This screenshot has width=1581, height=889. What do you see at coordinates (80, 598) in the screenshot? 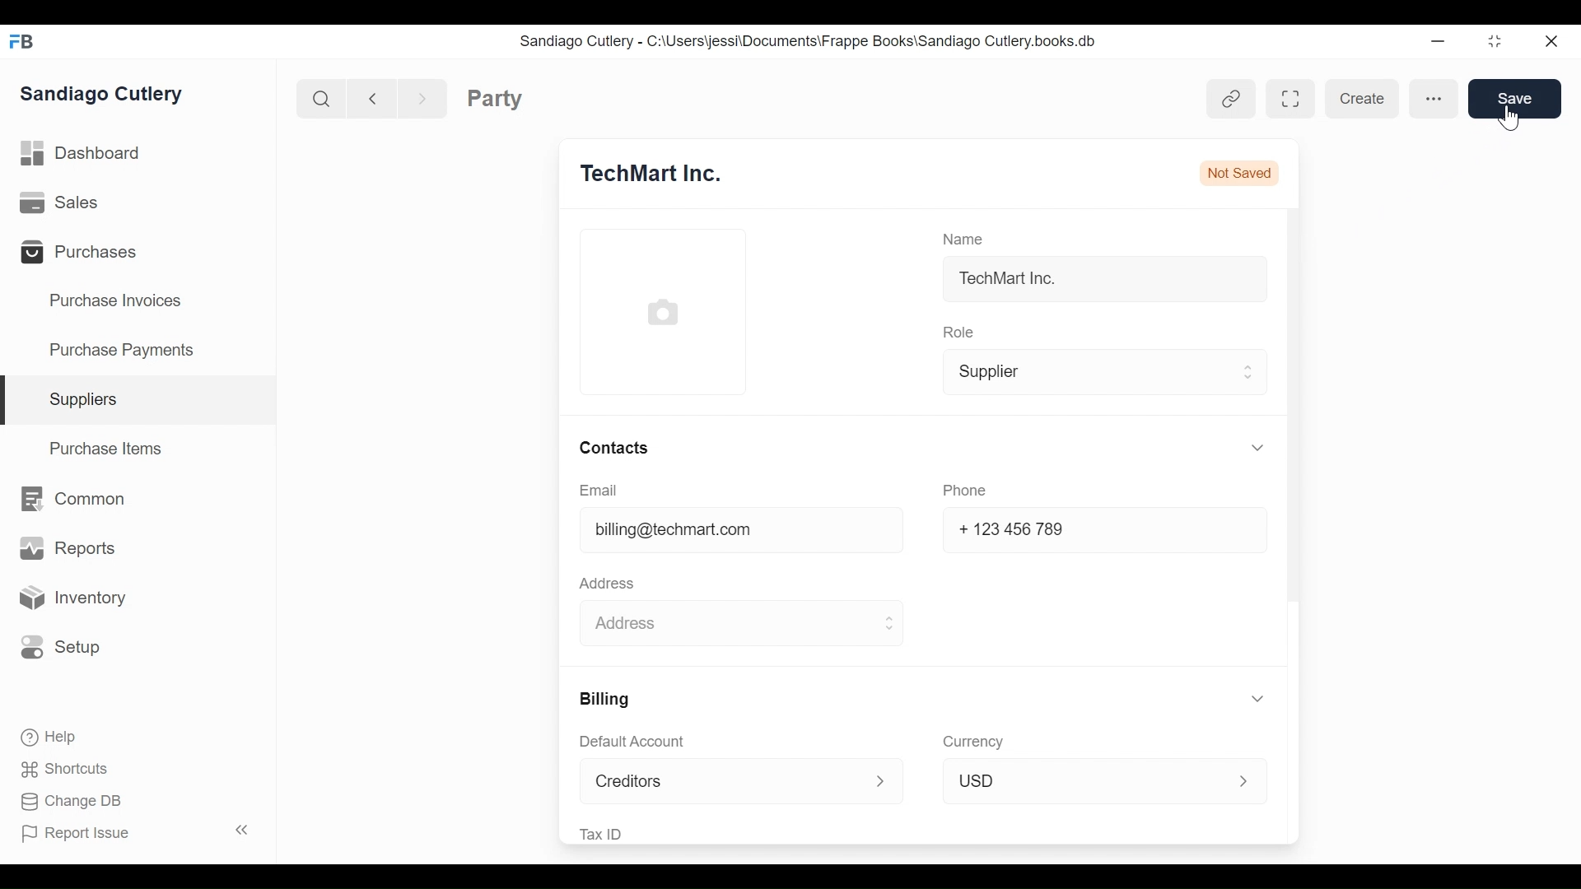
I see `Inventory` at bounding box center [80, 598].